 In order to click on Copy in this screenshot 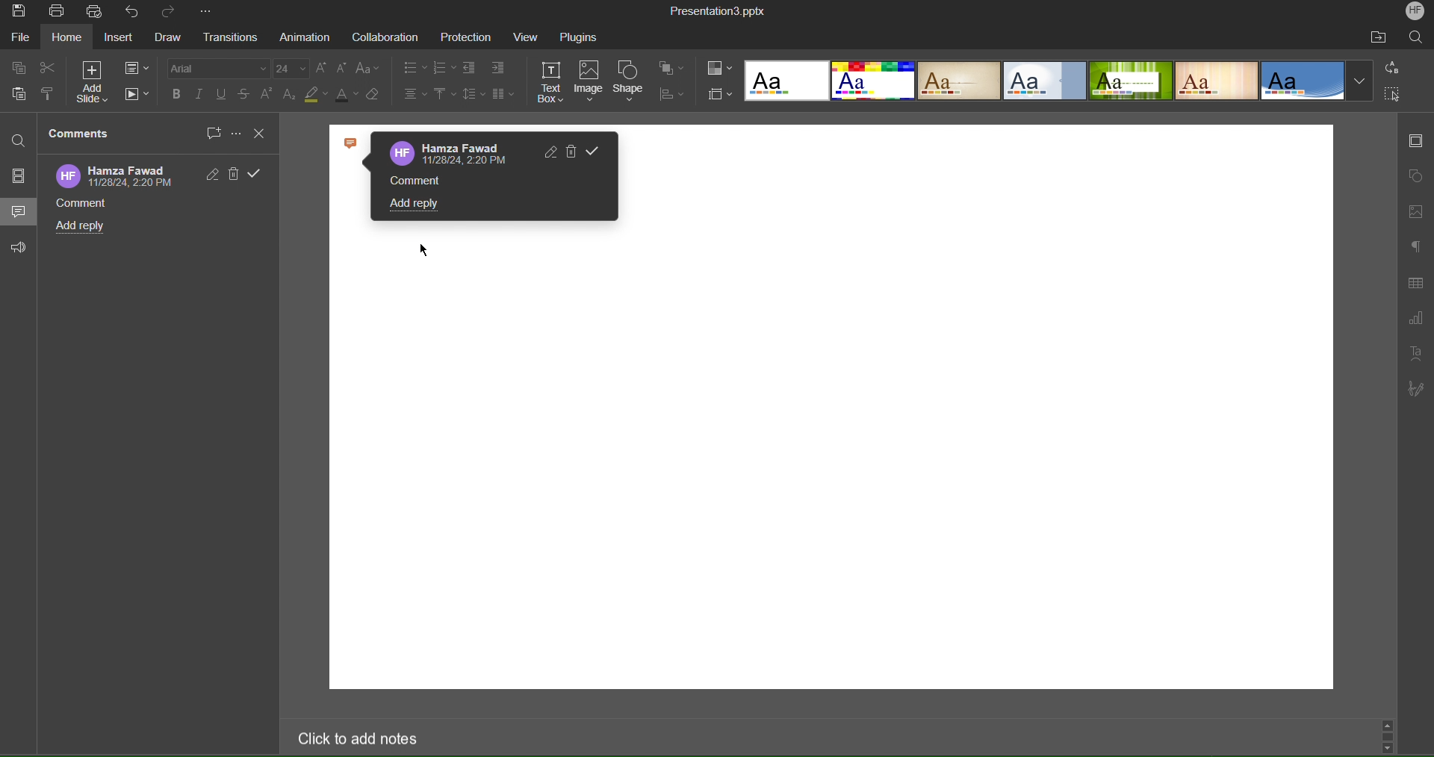, I will do `click(20, 67)`.